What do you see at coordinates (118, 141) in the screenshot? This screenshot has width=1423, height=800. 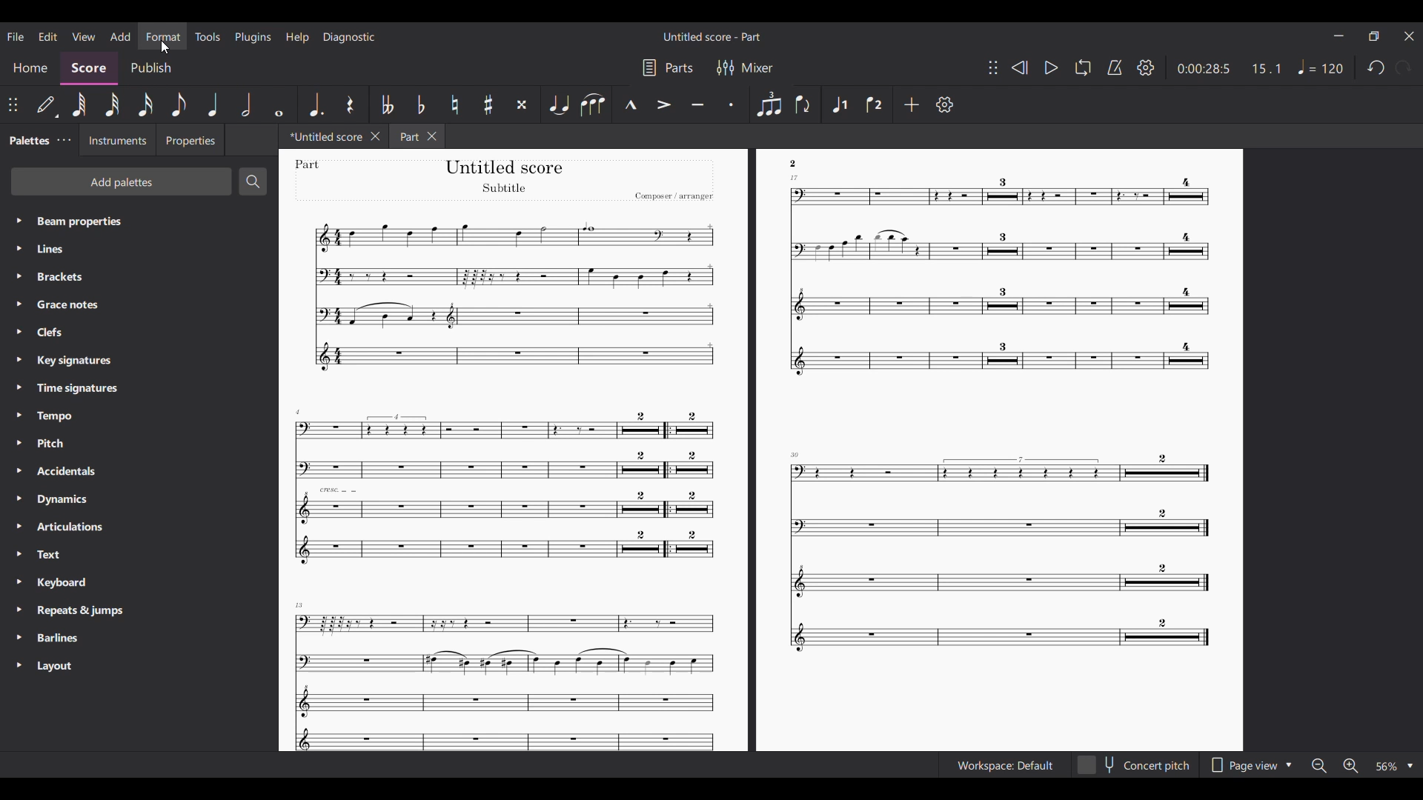 I see `Instruments tab` at bounding box center [118, 141].